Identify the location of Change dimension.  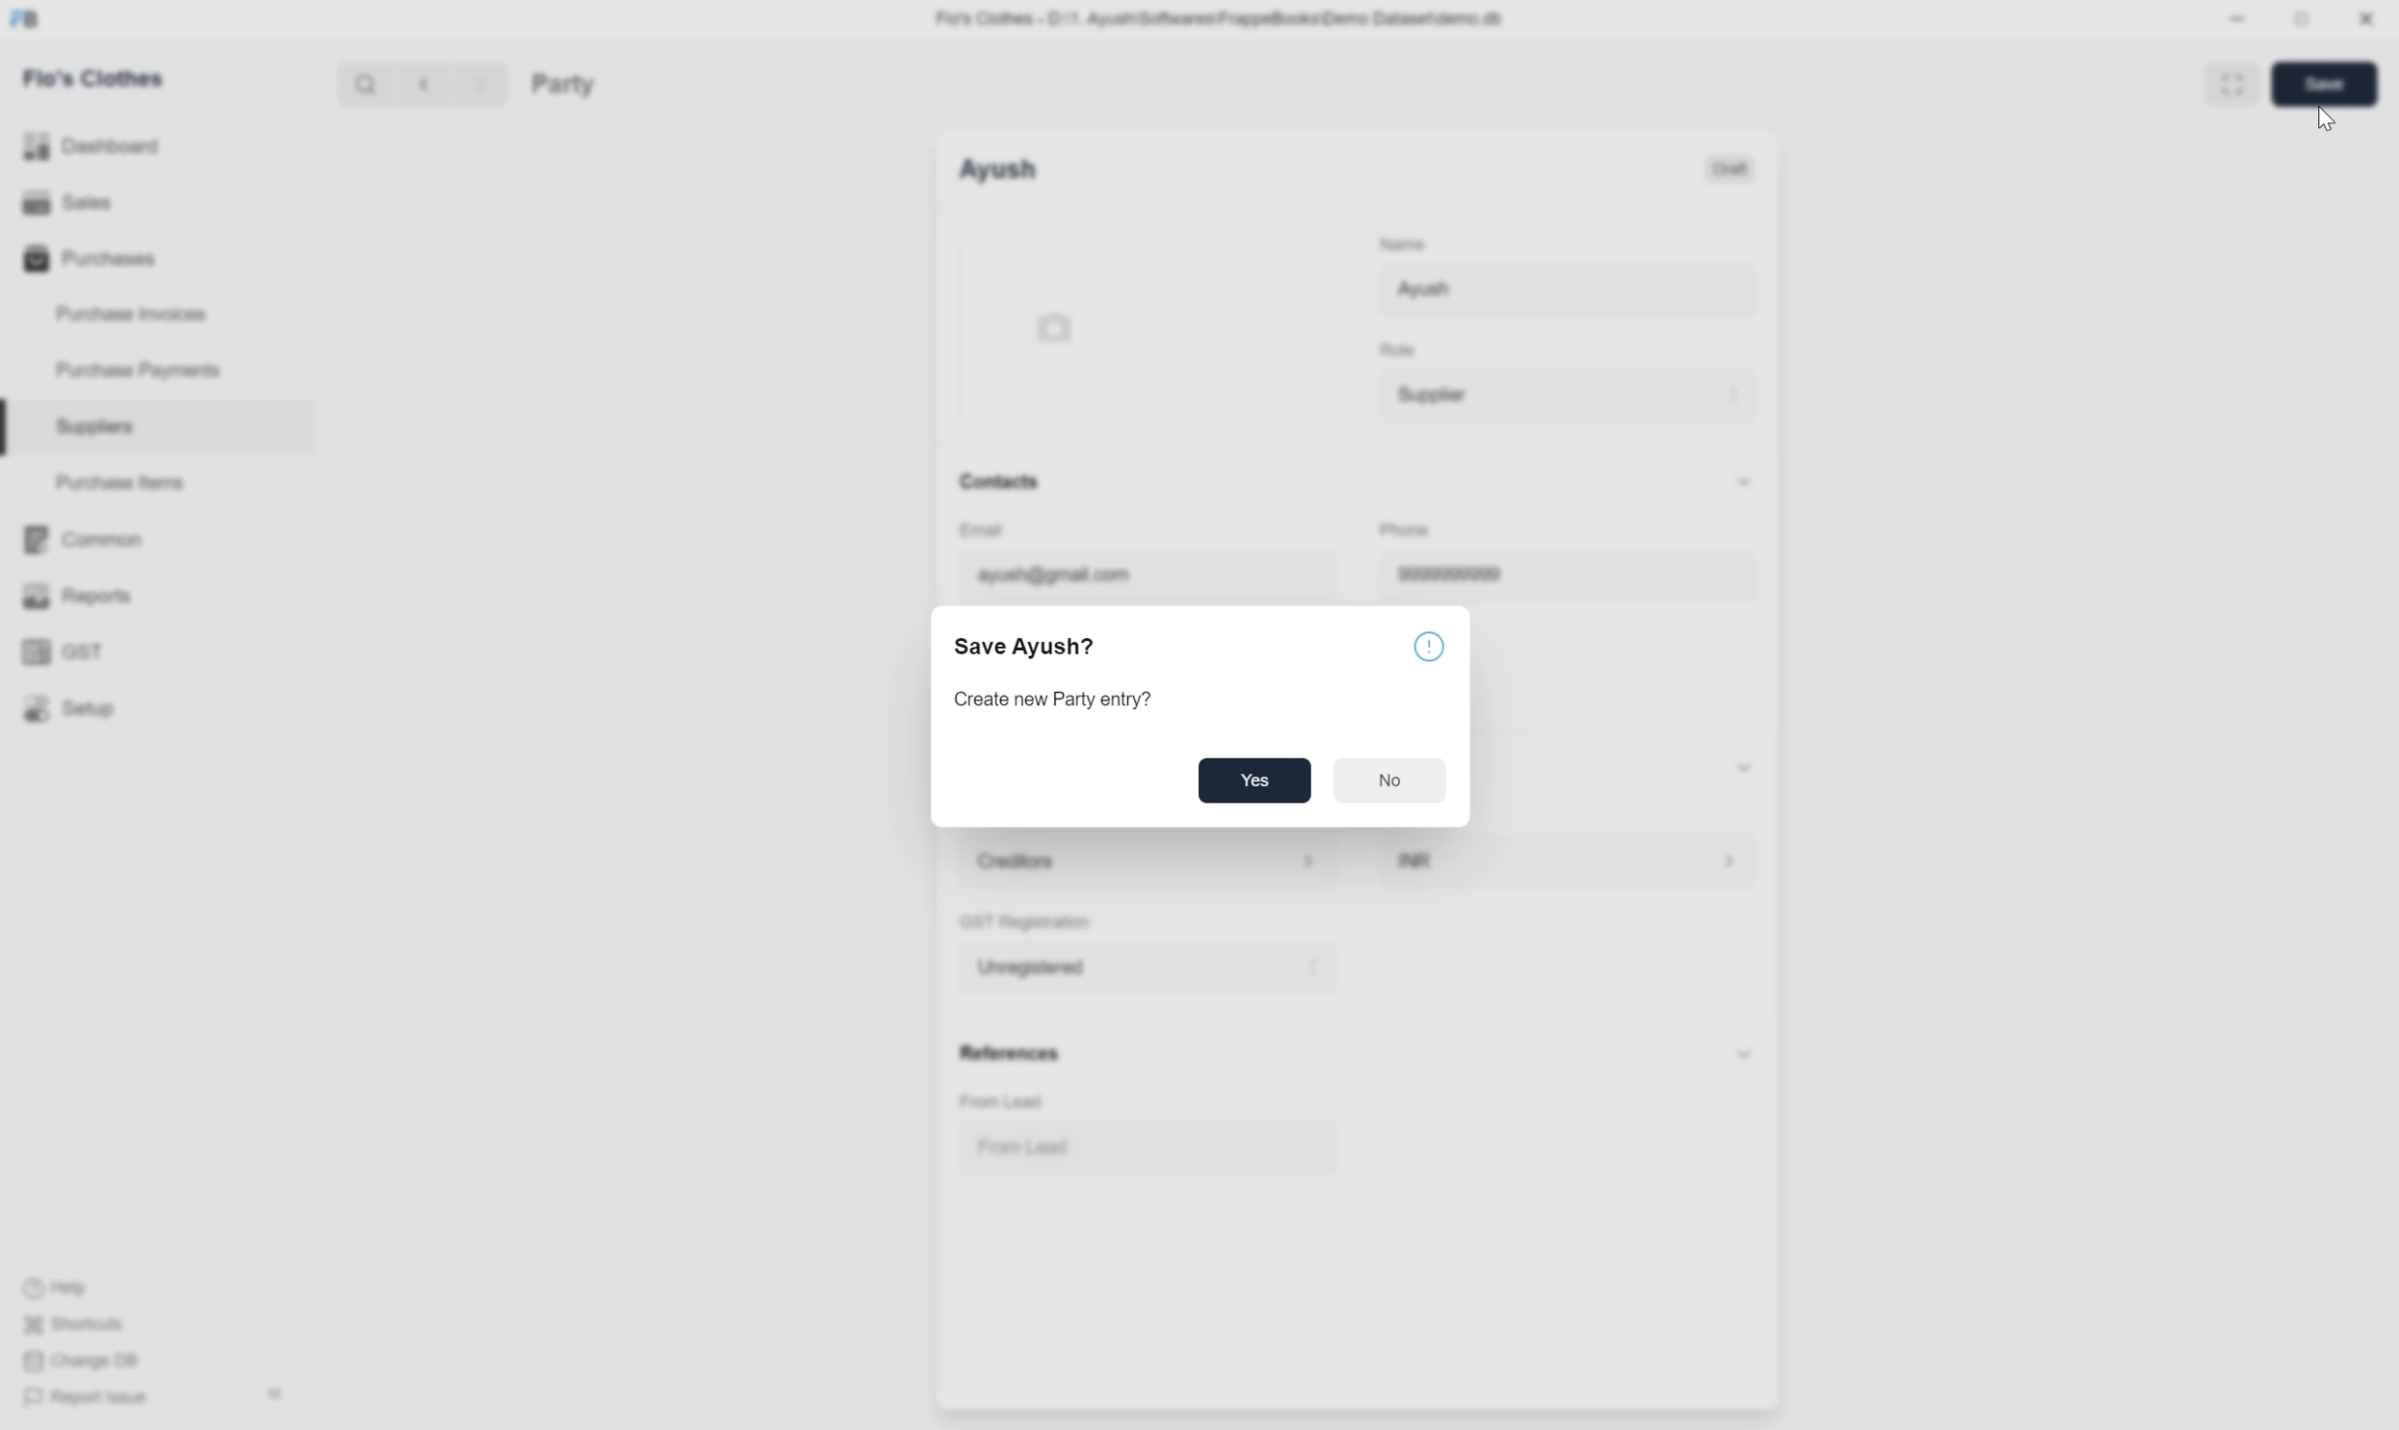
(2302, 19).